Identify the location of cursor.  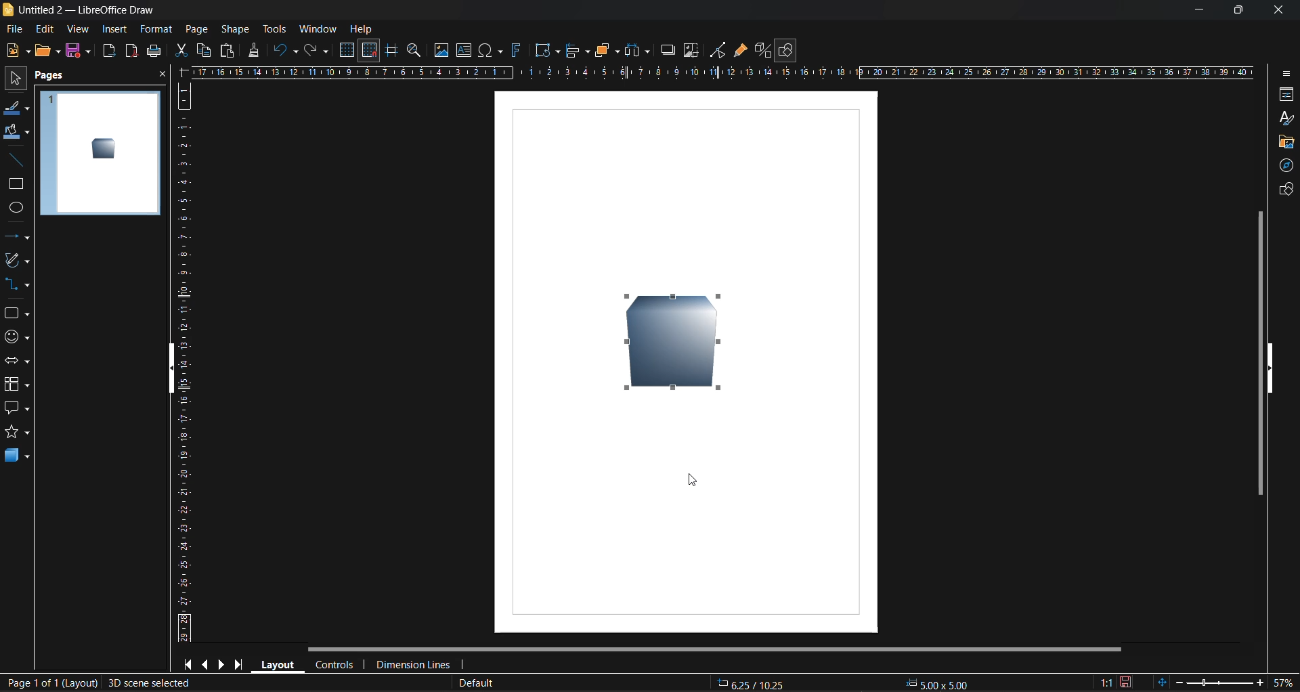
(695, 481).